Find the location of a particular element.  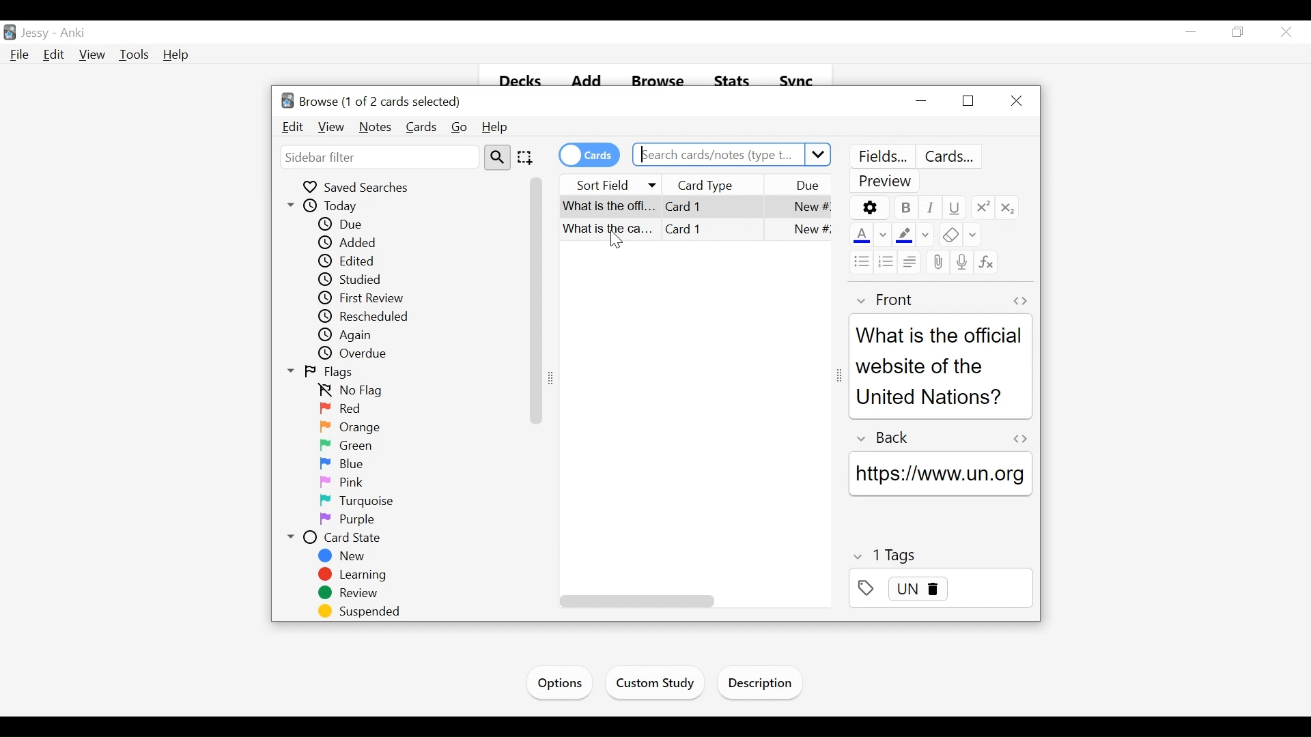

Purple is located at coordinates (347, 521).